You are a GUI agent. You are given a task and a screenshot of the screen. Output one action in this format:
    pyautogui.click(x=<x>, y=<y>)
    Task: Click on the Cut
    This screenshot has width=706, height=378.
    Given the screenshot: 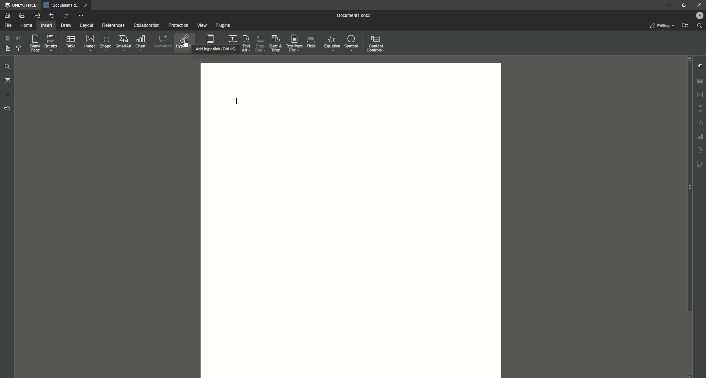 What is the action you would take?
    pyautogui.click(x=18, y=38)
    